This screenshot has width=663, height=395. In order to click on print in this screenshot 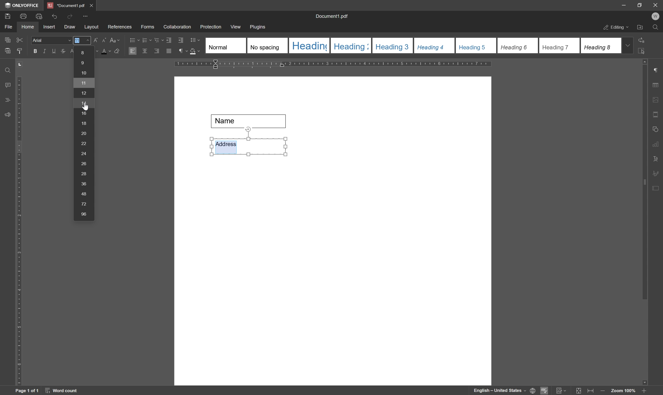, I will do `click(23, 16)`.